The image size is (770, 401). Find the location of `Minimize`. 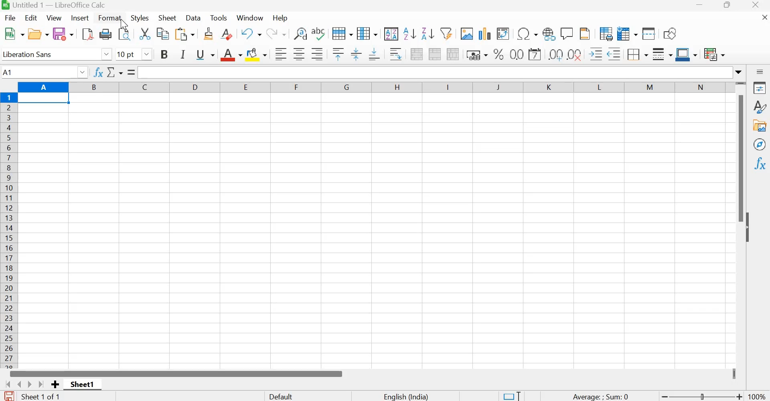

Minimize is located at coordinates (699, 6).